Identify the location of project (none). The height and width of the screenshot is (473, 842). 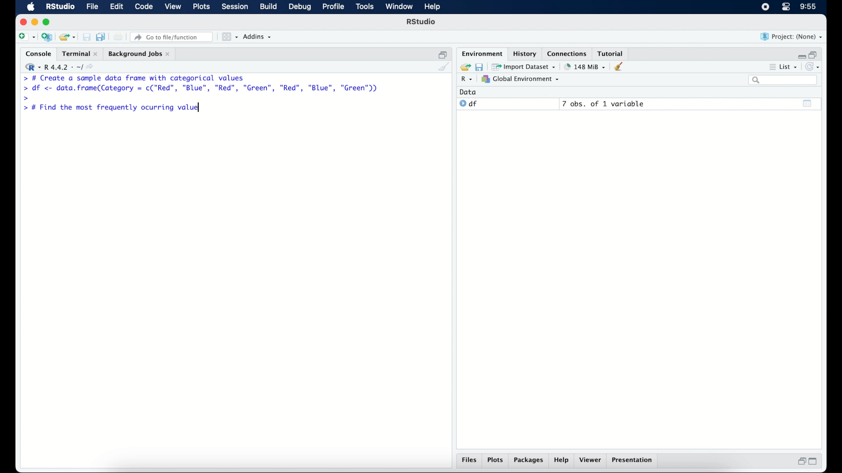
(792, 36).